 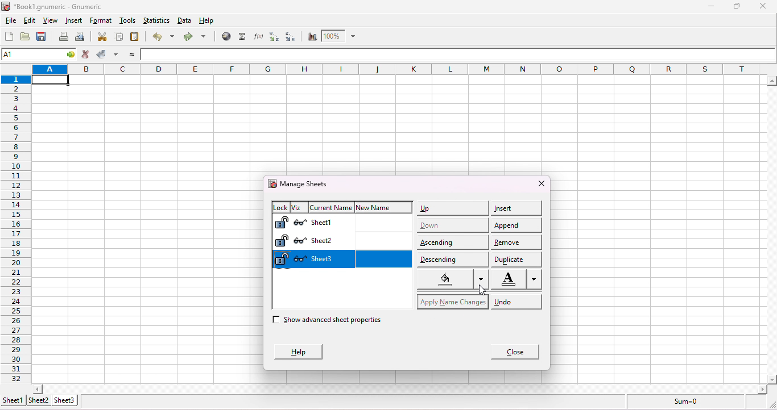 I want to click on Font color, so click(x=518, y=280).